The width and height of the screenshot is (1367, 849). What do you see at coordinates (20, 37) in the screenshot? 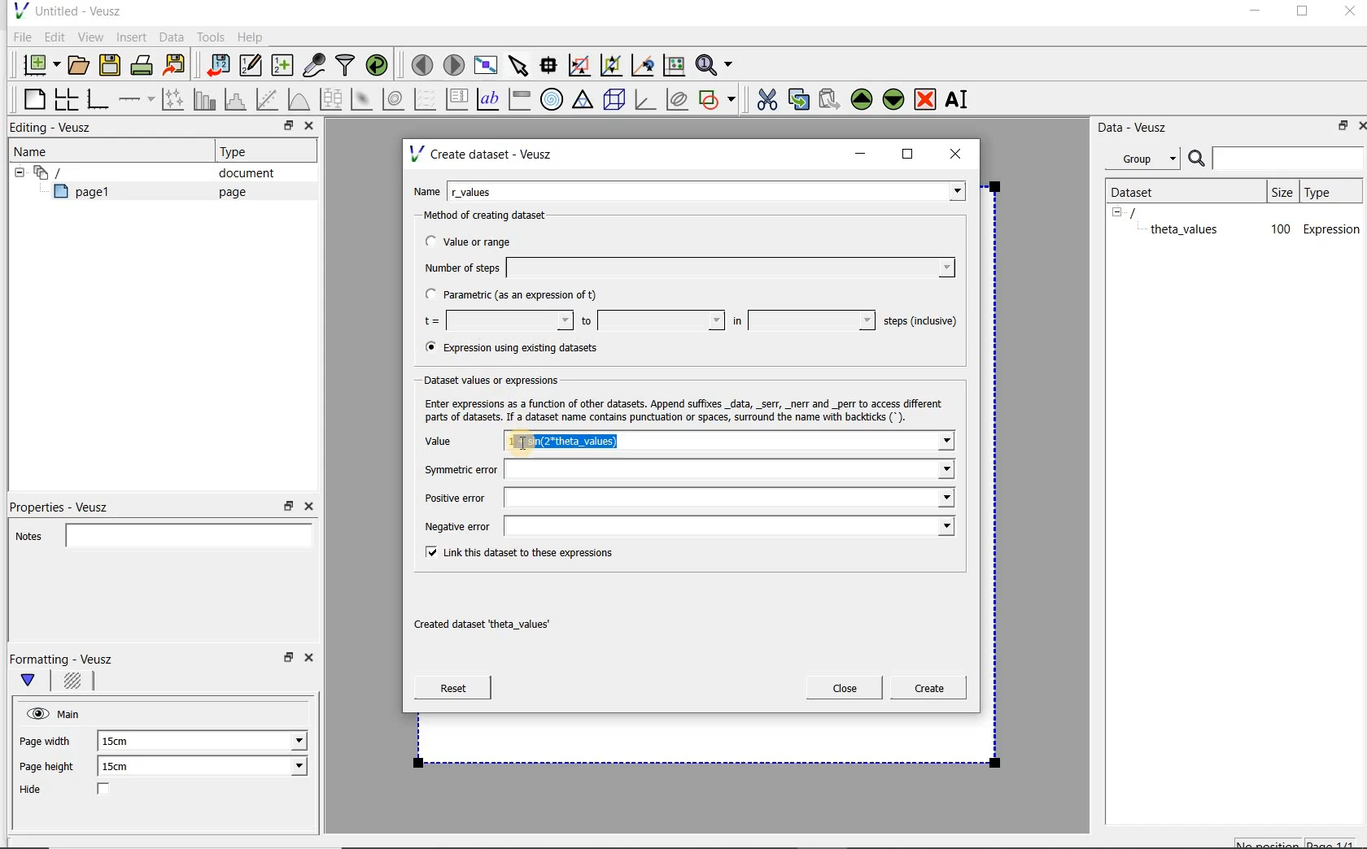
I see `File` at bounding box center [20, 37].